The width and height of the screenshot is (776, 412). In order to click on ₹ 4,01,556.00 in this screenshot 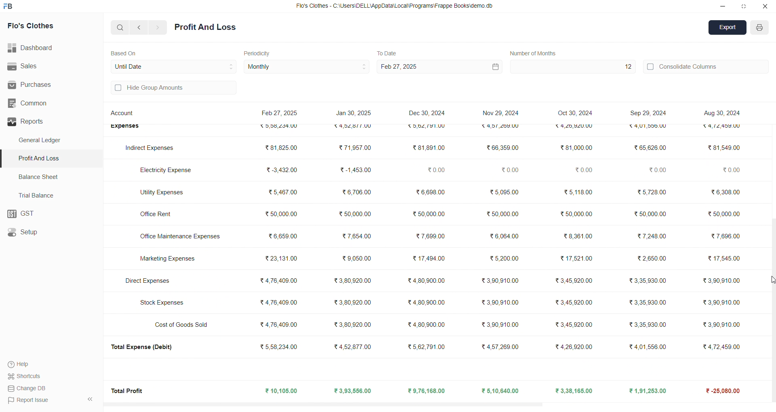, I will do `click(643, 347)`.